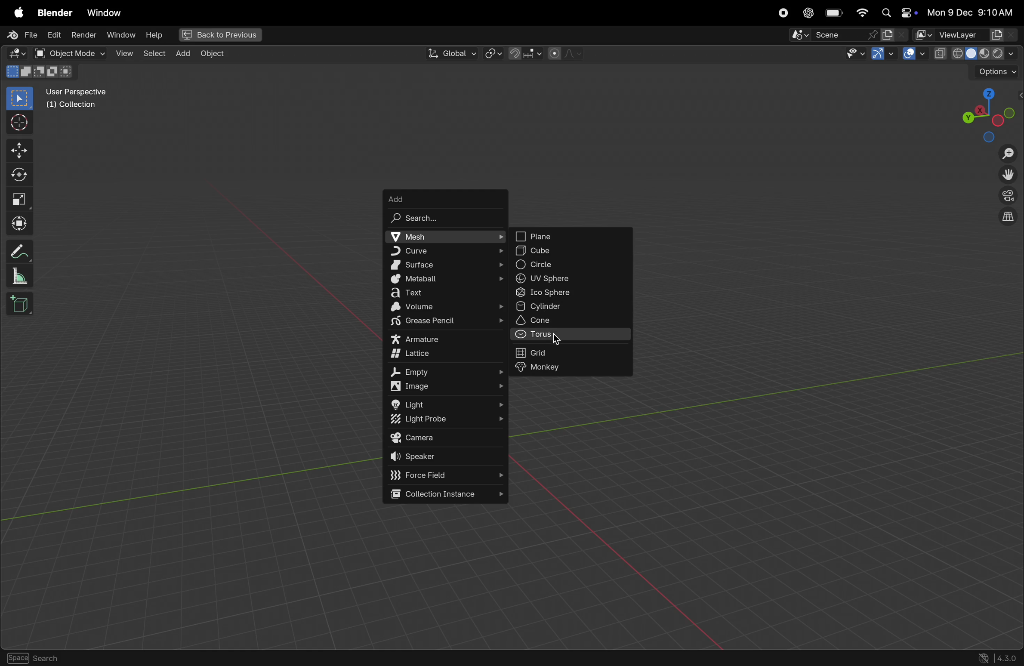 This screenshot has height=666, width=1024. Describe the element at coordinates (524, 53) in the screenshot. I see `snap` at that location.